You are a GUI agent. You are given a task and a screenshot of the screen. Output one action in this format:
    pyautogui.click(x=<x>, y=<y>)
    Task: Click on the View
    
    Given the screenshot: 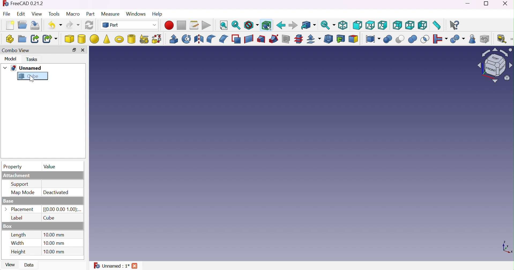 What is the action you would take?
    pyautogui.click(x=37, y=13)
    